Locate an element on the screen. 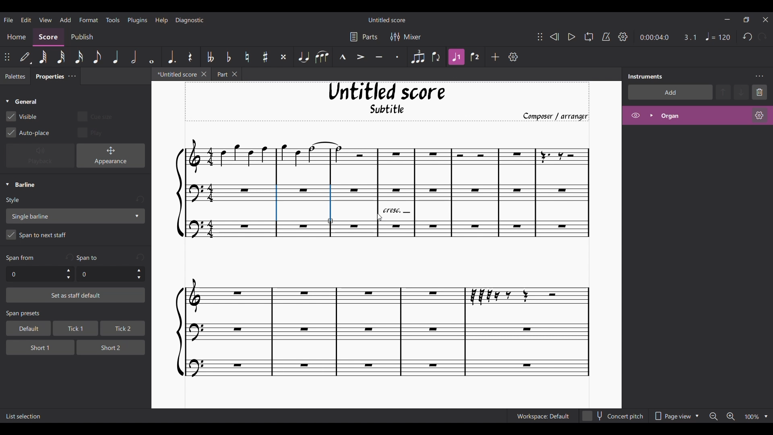 This screenshot has width=773, height=435. Earlier tab is located at coordinates (226, 74).